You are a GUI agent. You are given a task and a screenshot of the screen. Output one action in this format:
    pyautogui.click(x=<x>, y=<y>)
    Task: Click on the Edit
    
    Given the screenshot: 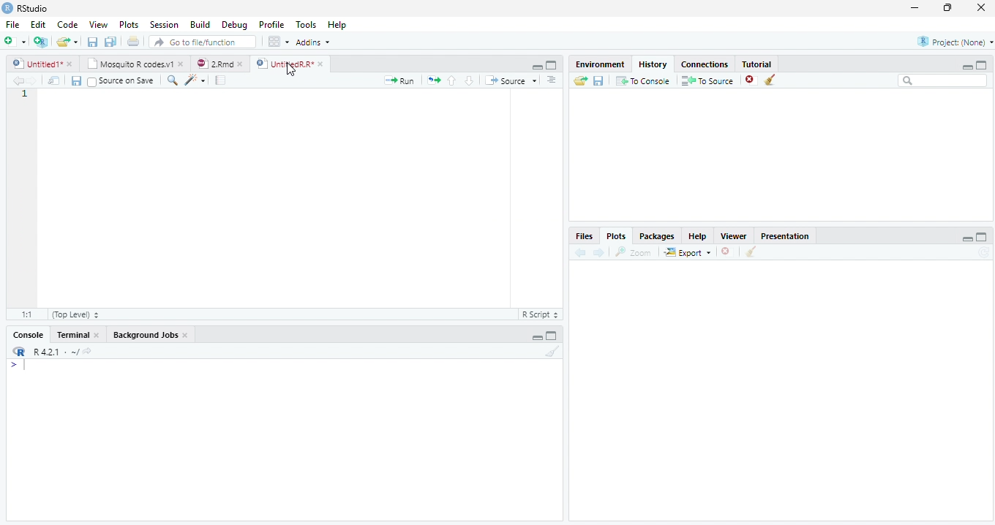 What is the action you would take?
    pyautogui.click(x=38, y=26)
    